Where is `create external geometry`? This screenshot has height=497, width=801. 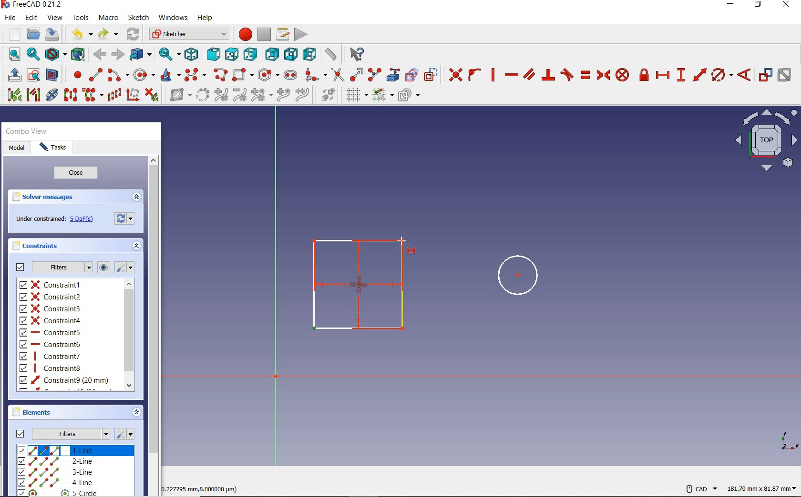 create external geometry is located at coordinates (394, 75).